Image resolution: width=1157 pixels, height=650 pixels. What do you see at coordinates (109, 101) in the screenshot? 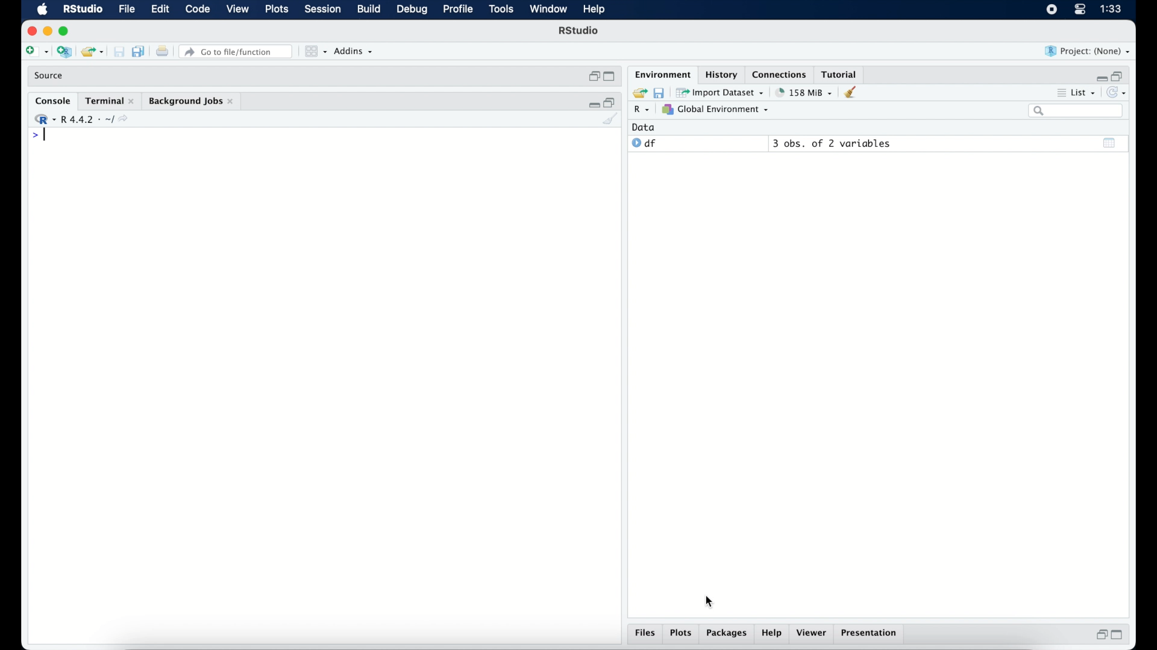
I see `terminal` at bounding box center [109, 101].